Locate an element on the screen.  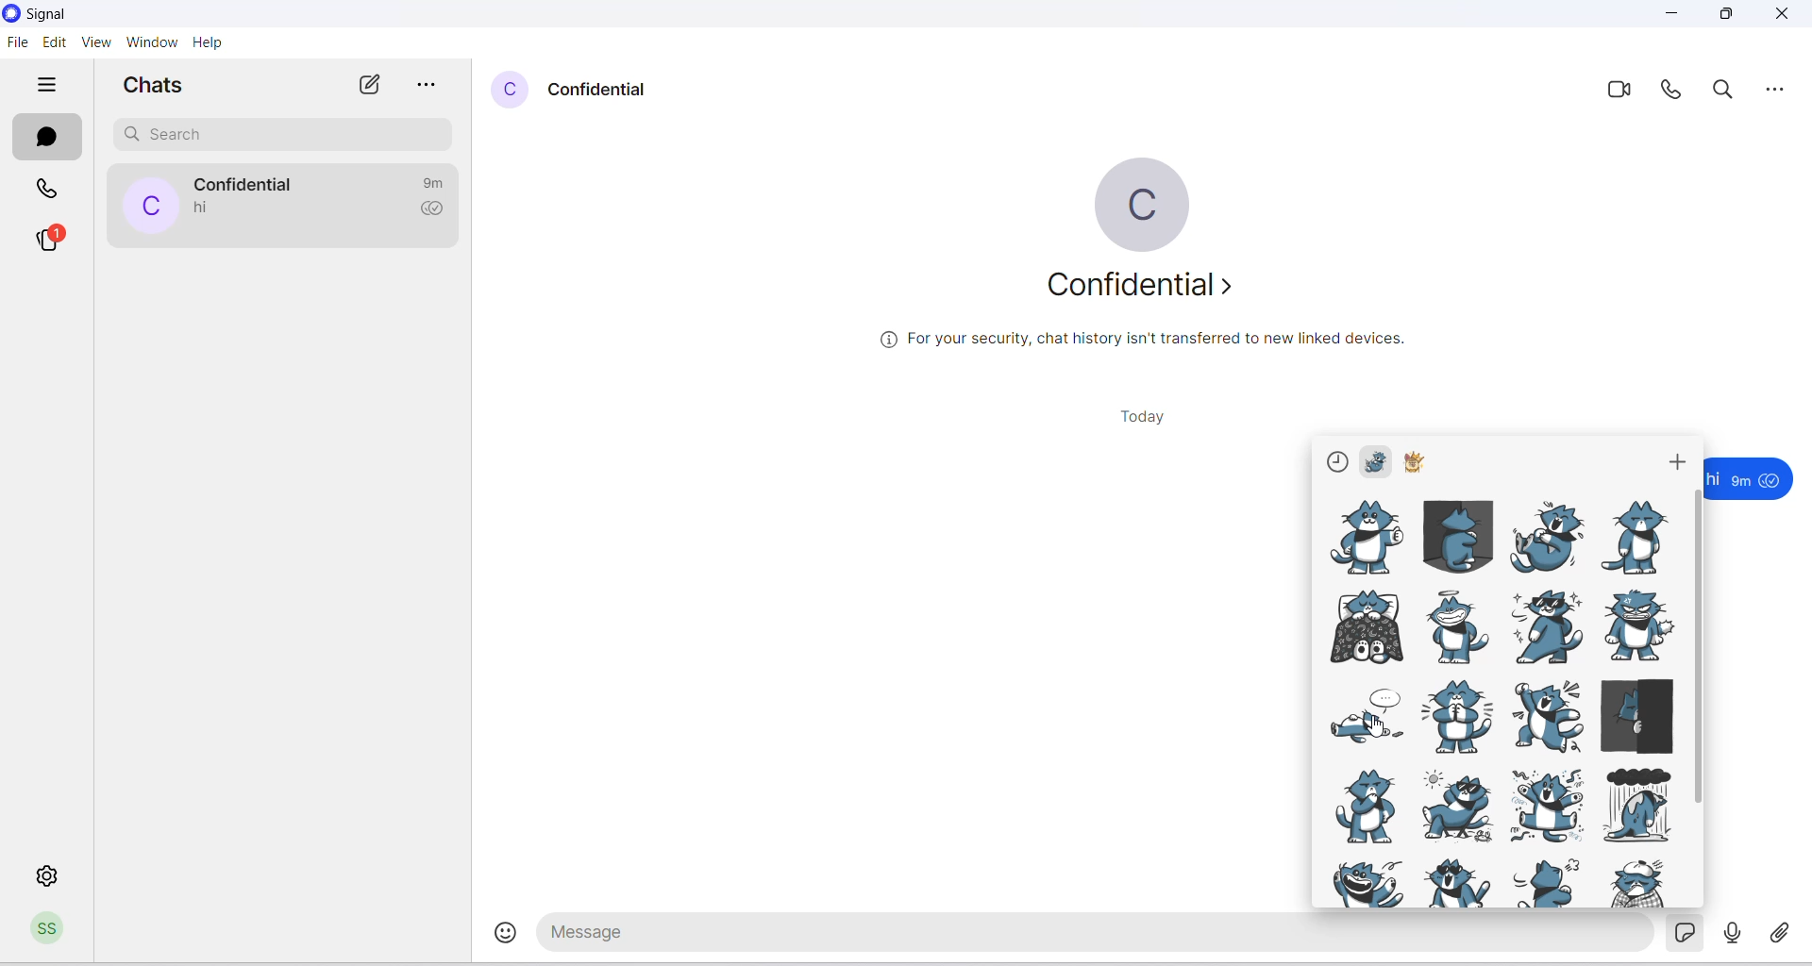
sticker is located at coordinates (1689, 935).